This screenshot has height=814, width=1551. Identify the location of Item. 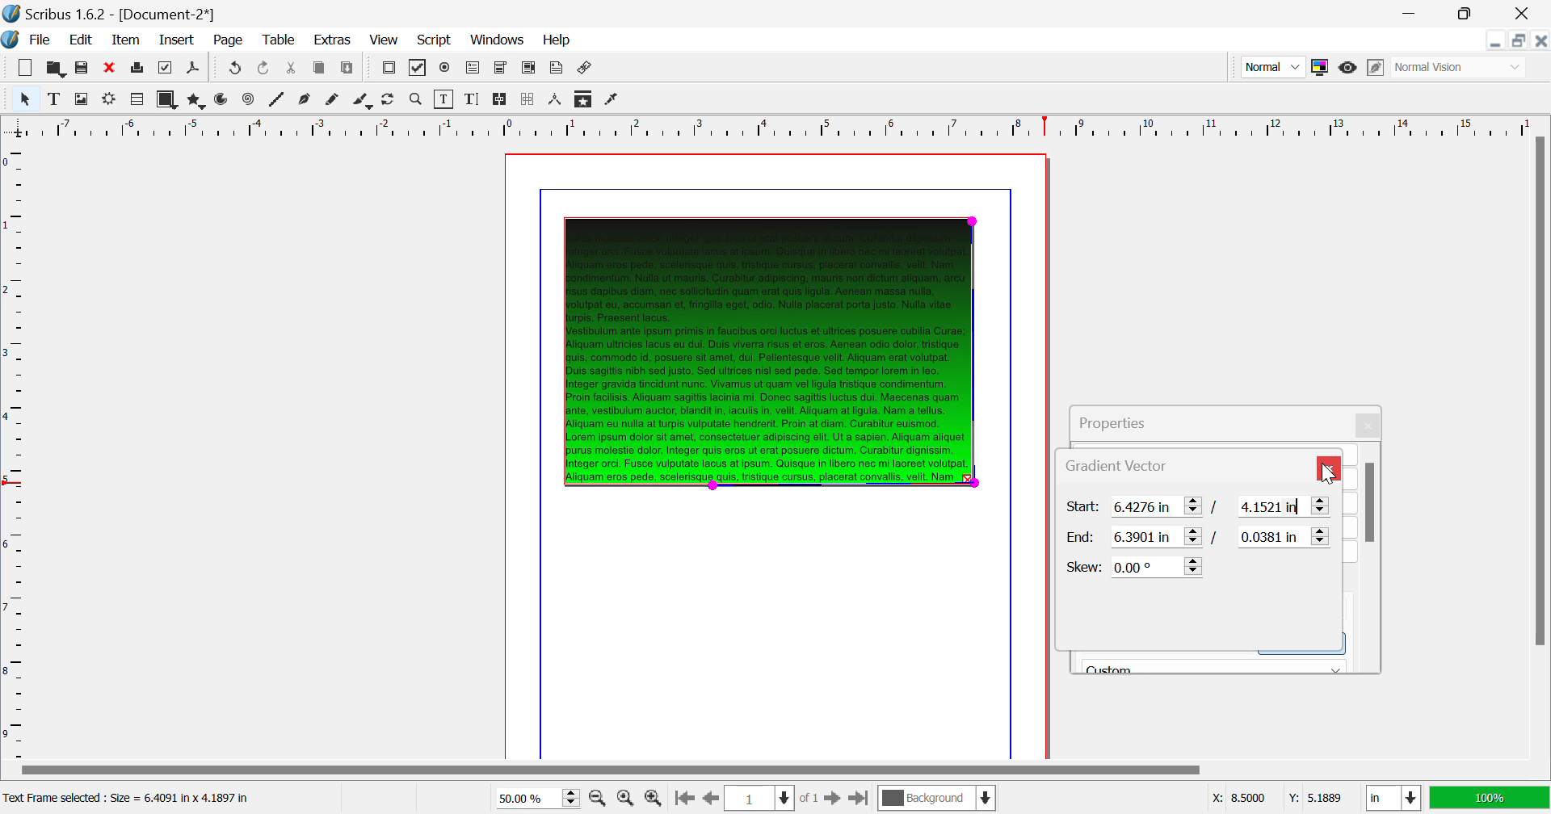
(127, 40).